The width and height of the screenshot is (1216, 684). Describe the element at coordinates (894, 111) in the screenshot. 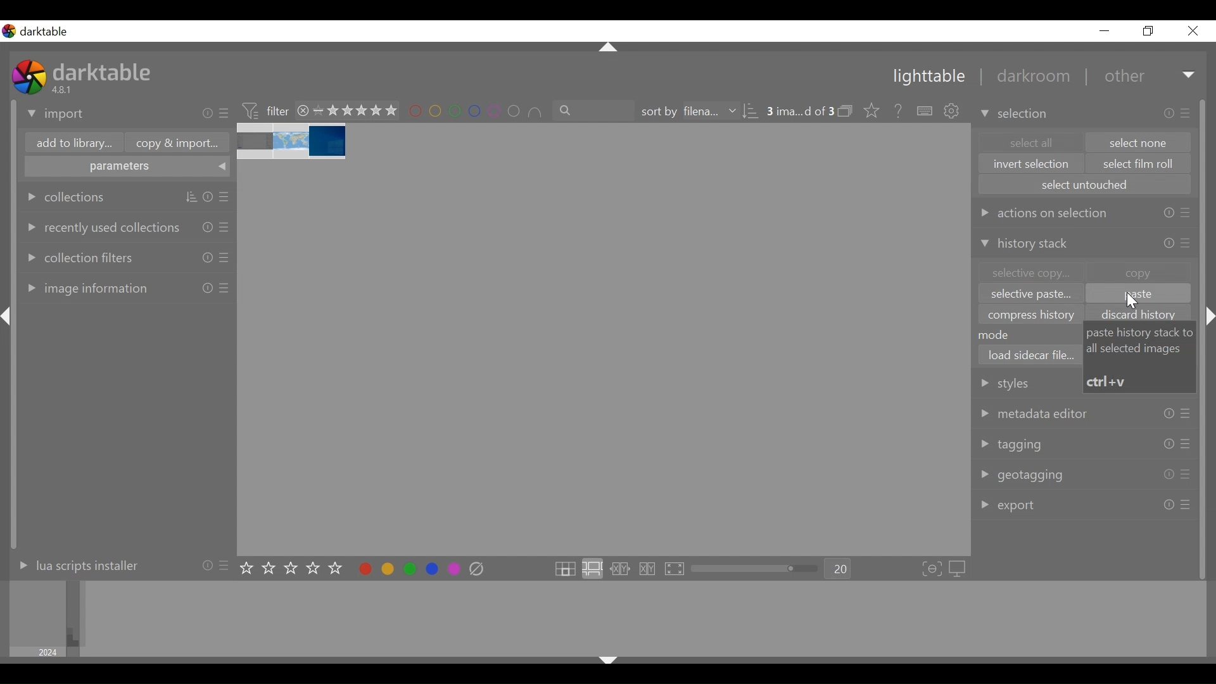

I see `help` at that location.